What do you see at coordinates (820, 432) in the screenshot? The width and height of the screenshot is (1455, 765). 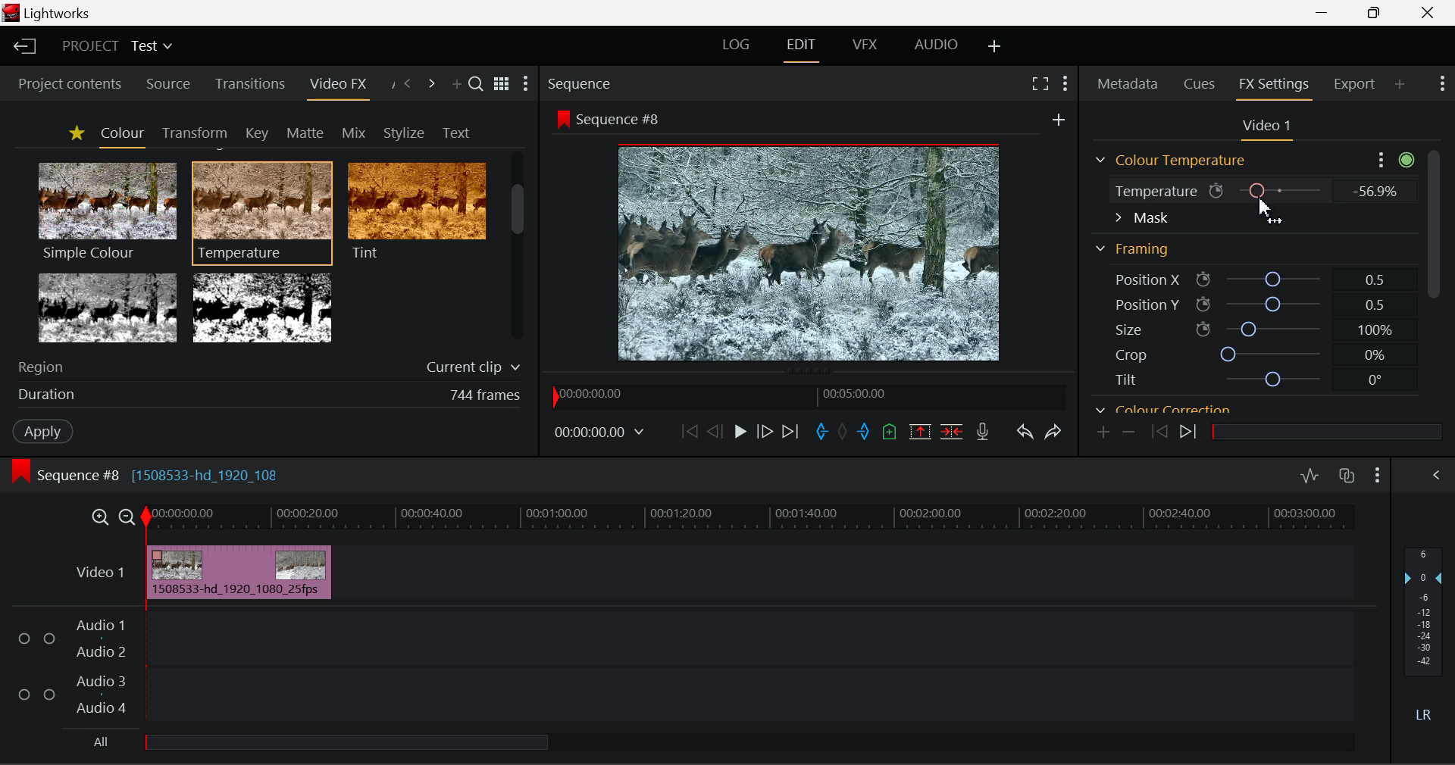 I see `Mark In` at bounding box center [820, 432].